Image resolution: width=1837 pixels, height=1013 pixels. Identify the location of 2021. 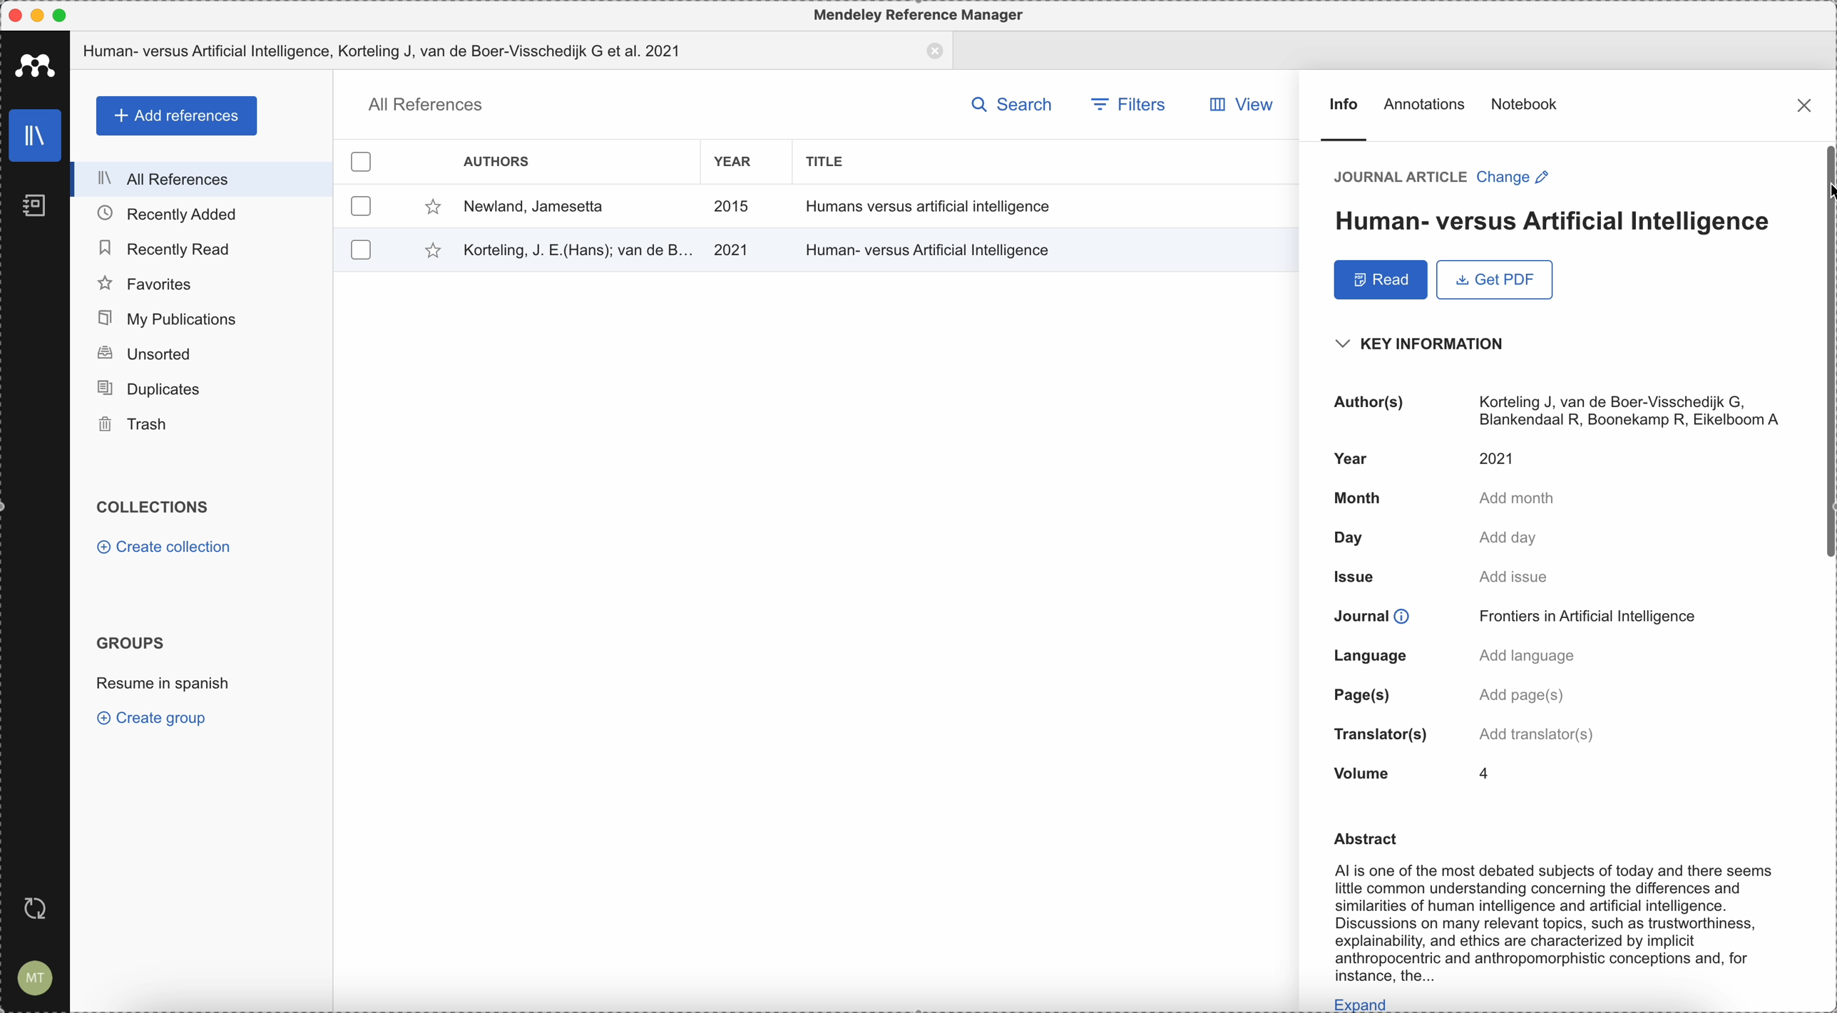
(732, 250).